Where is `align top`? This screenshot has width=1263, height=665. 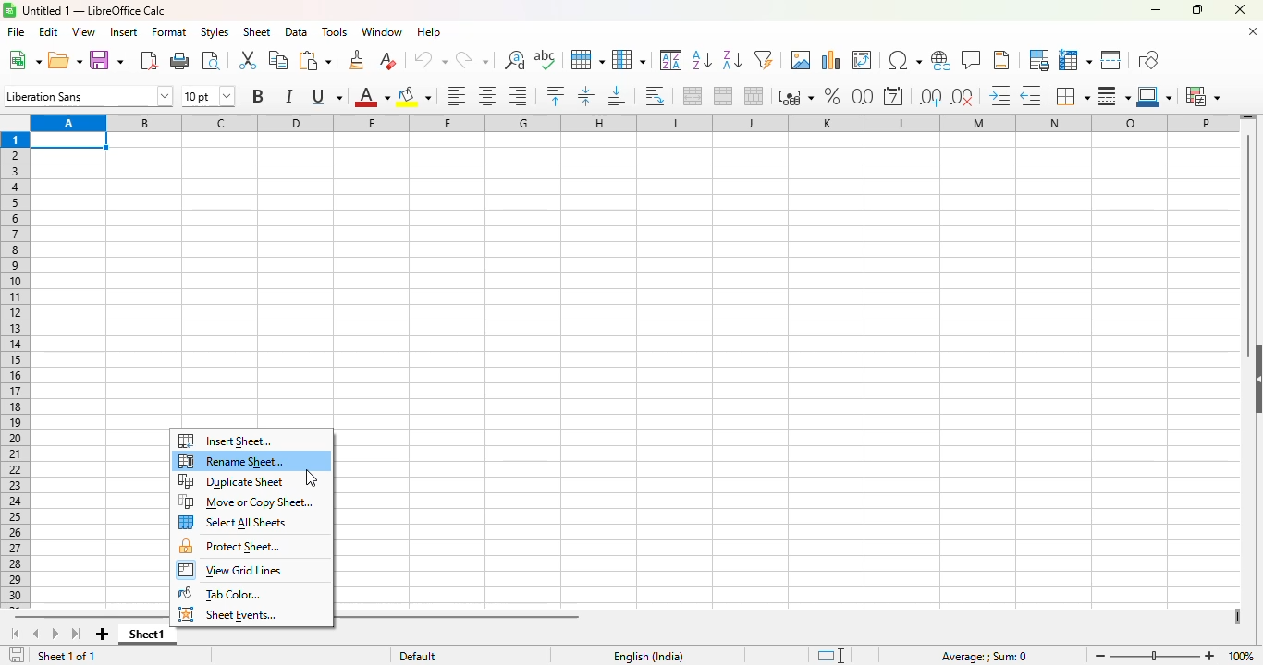 align top is located at coordinates (555, 94).